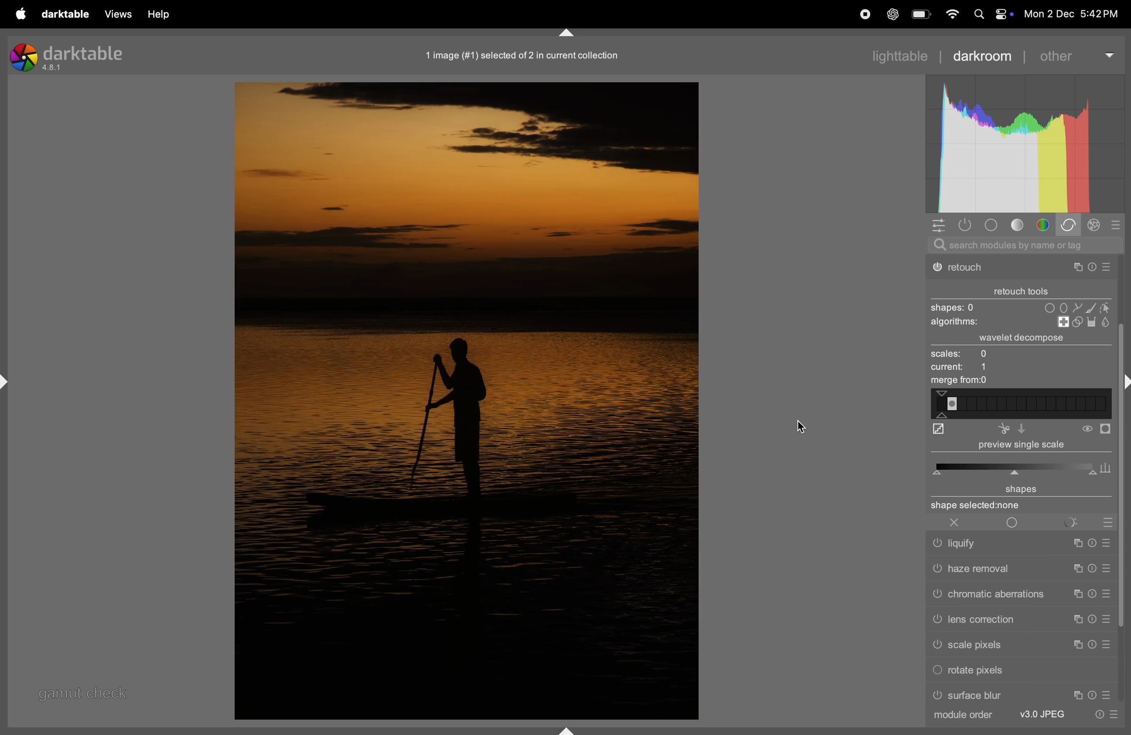 The image size is (1131, 735). I want to click on menu, so click(1121, 720).